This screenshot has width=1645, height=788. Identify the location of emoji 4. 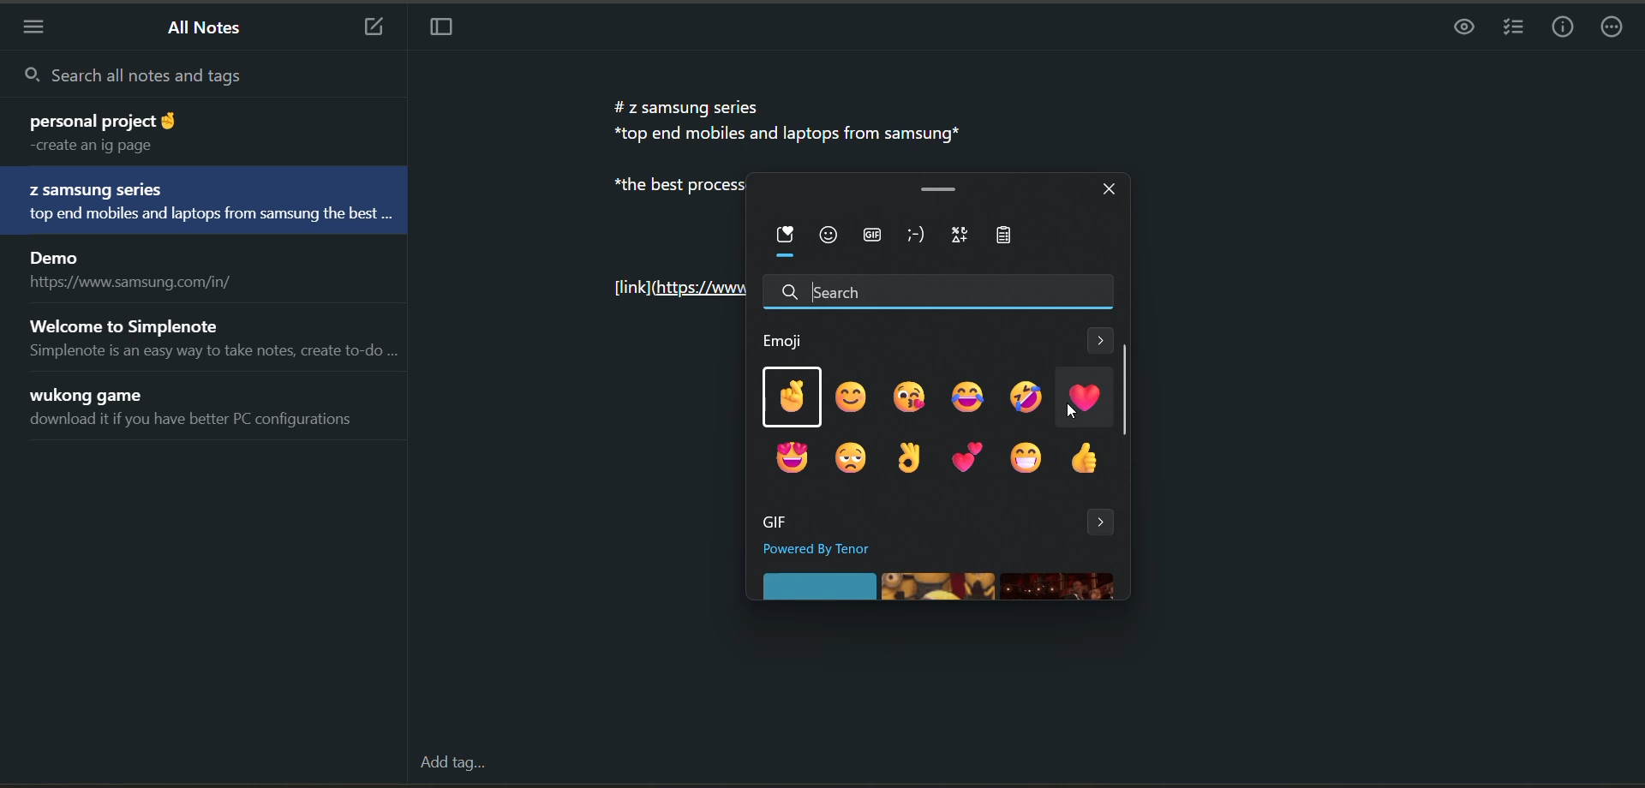
(966, 397).